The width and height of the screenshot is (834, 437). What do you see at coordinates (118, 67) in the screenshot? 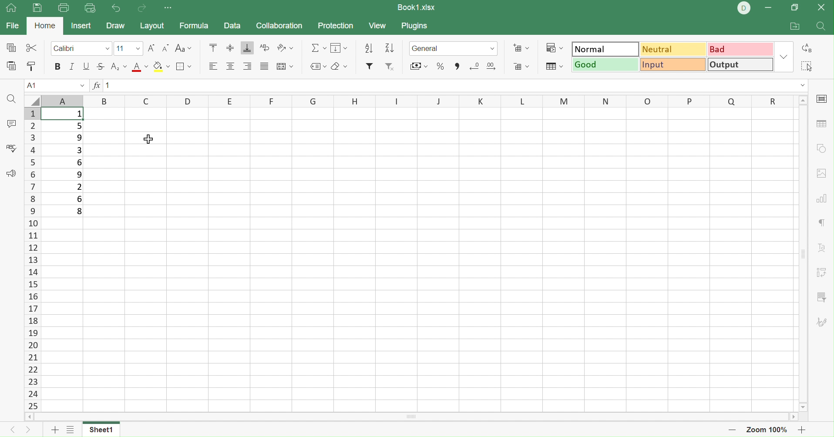
I see `` at bounding box center [118, 67].